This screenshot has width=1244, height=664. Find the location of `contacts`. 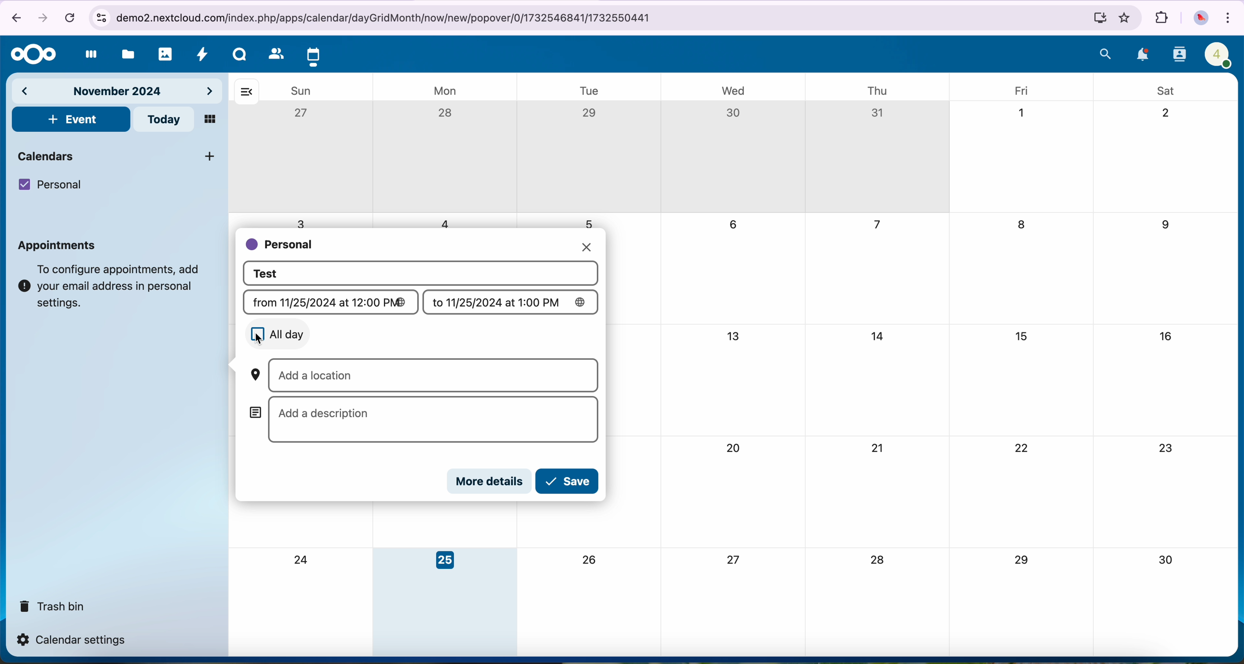

contacts is located at coordinates (271, 53).